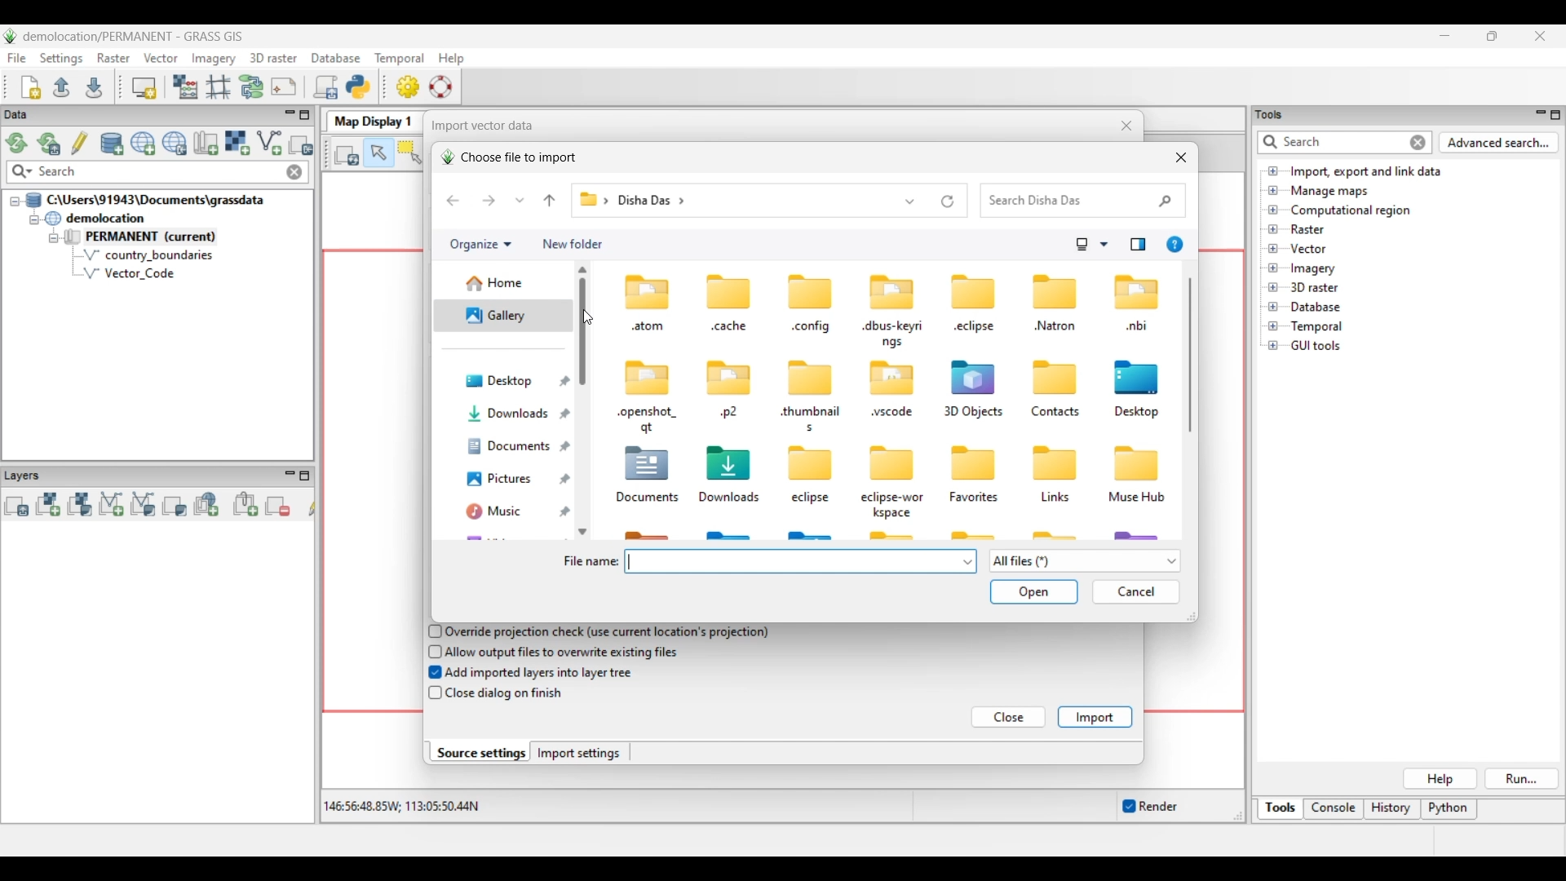 The height and width of the screenshot is (881, 1566). What do you see at coordinates (582, 532) in the screenshot?
I see `Quick slide to bottom` at bounding box center [582, 532].